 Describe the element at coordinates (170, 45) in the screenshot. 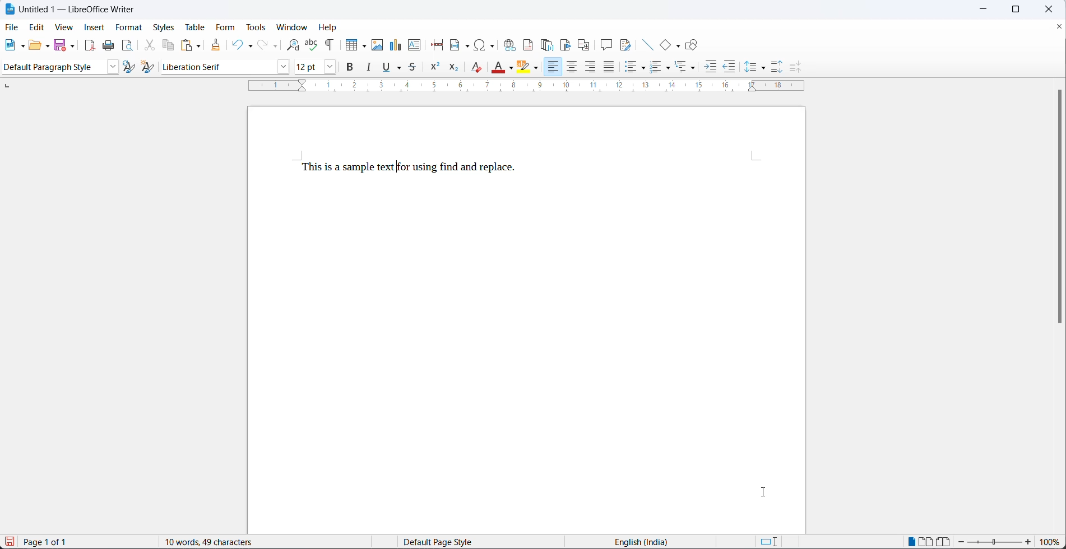

I see `copy` at that location.